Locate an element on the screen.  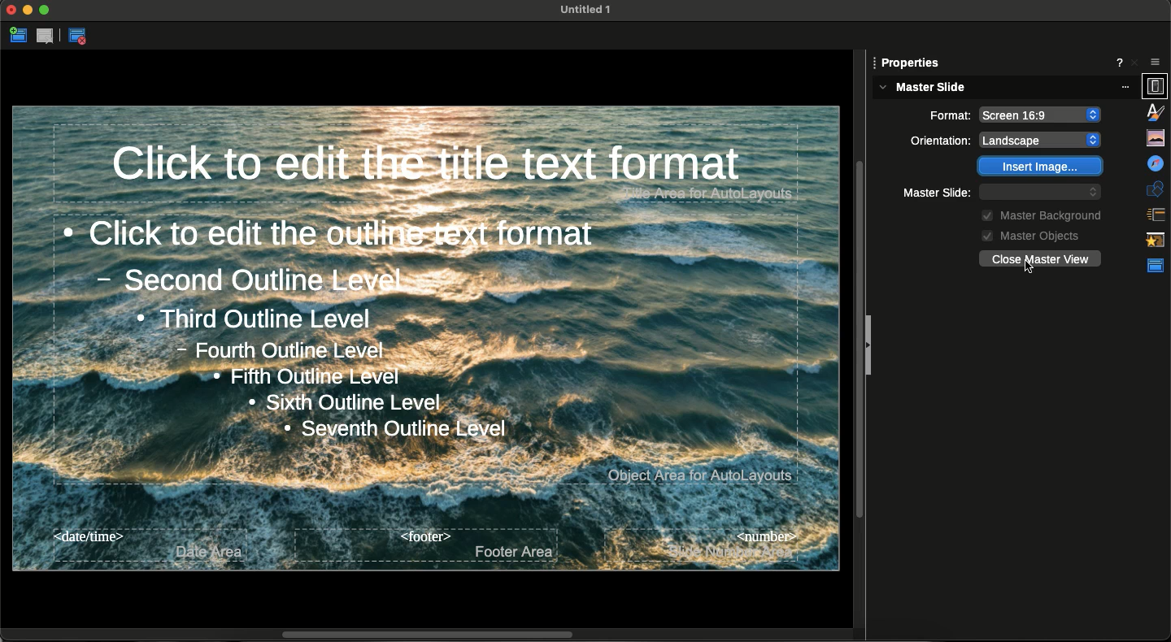
Master slide is located at coordinates (1005, 88).